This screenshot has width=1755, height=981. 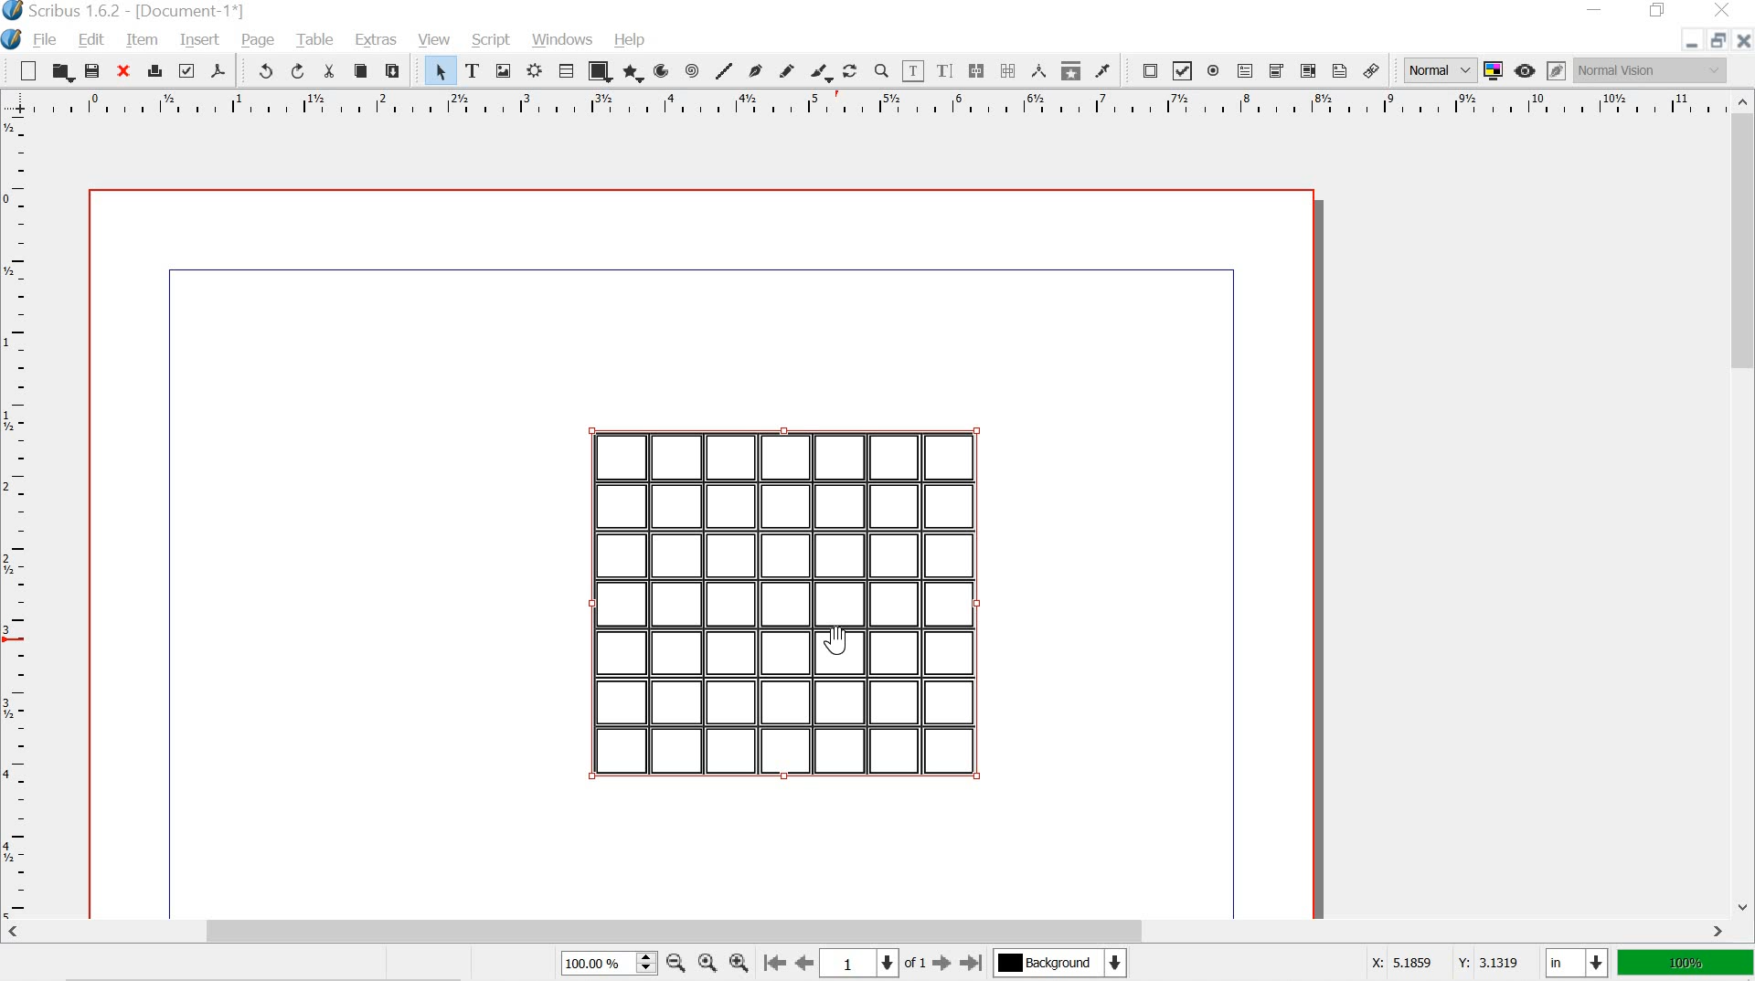 What do you see at coordinates (1743, 40) in the screenshot?
I see `close` at bounding box center [1743, 40].